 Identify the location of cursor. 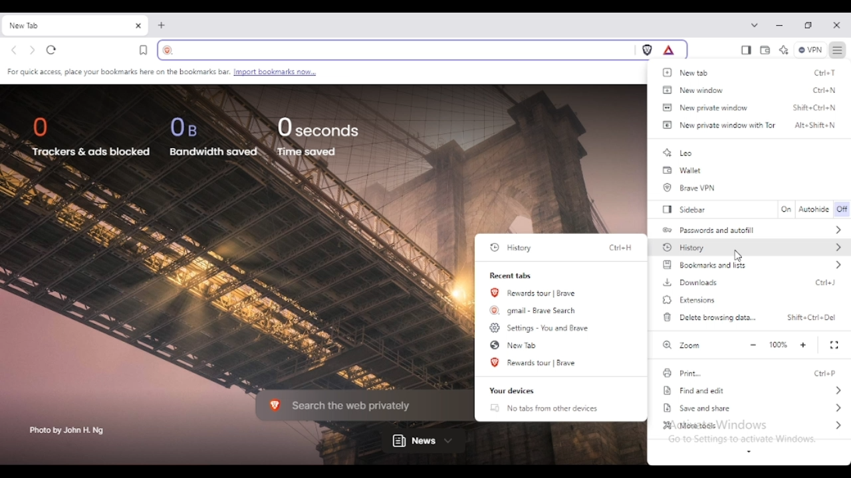
(738, 255).